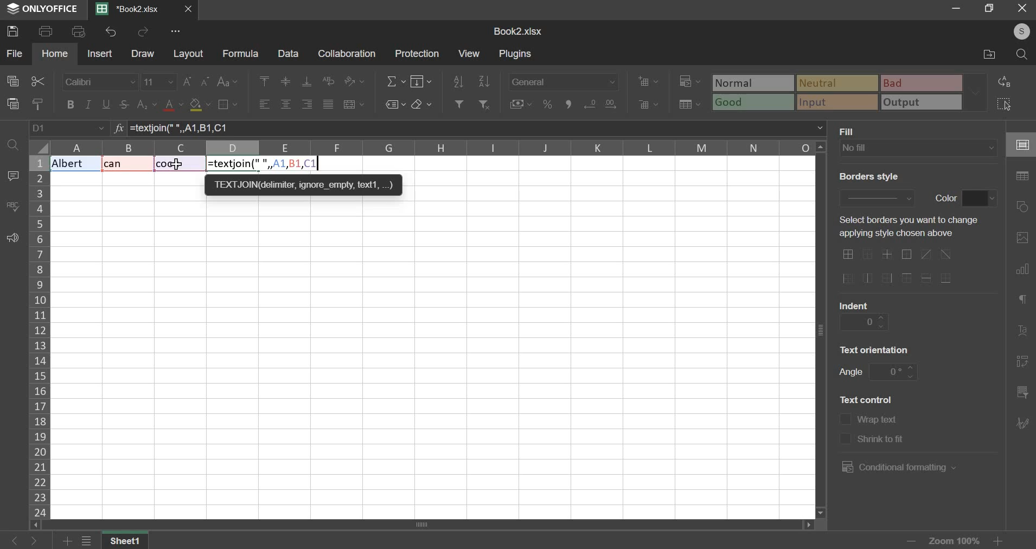  Describe the element at coordinates (12, 176) in the screenshot. I see `comment` at that location.